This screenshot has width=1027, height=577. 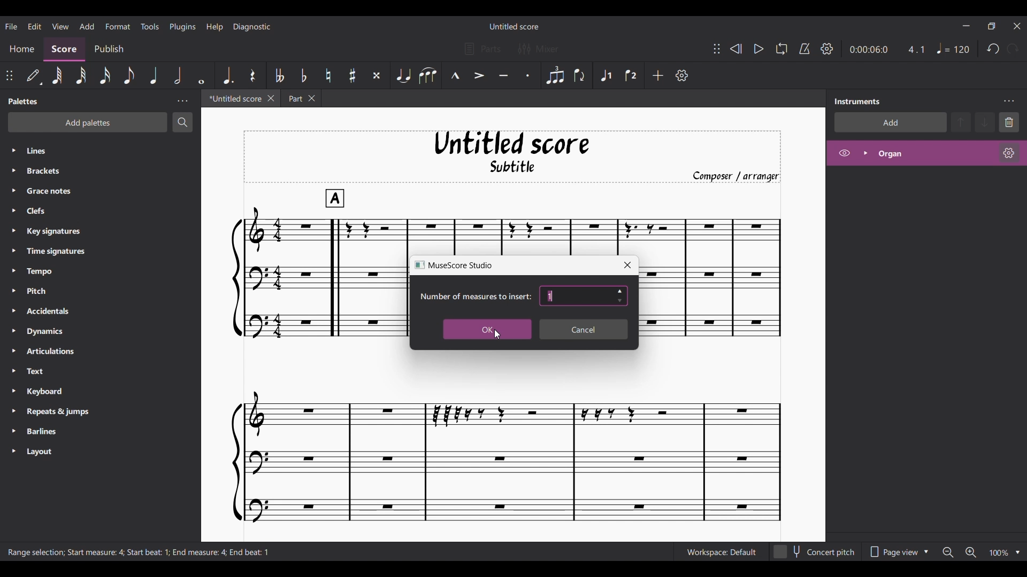 I want to click on 16th note, so click(x=105, y=75).